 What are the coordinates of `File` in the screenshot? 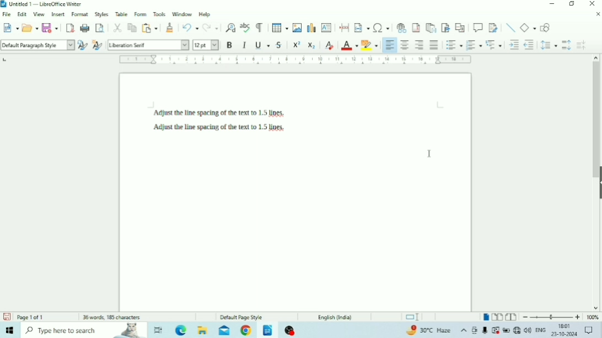 It's located at (7, 14).